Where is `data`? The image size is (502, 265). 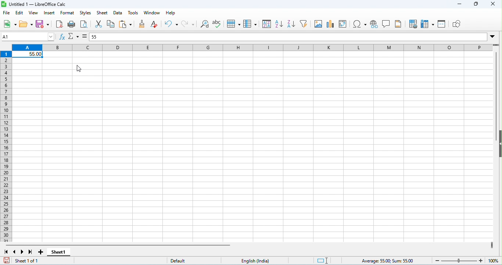 data is located at coordinates (118, 14).